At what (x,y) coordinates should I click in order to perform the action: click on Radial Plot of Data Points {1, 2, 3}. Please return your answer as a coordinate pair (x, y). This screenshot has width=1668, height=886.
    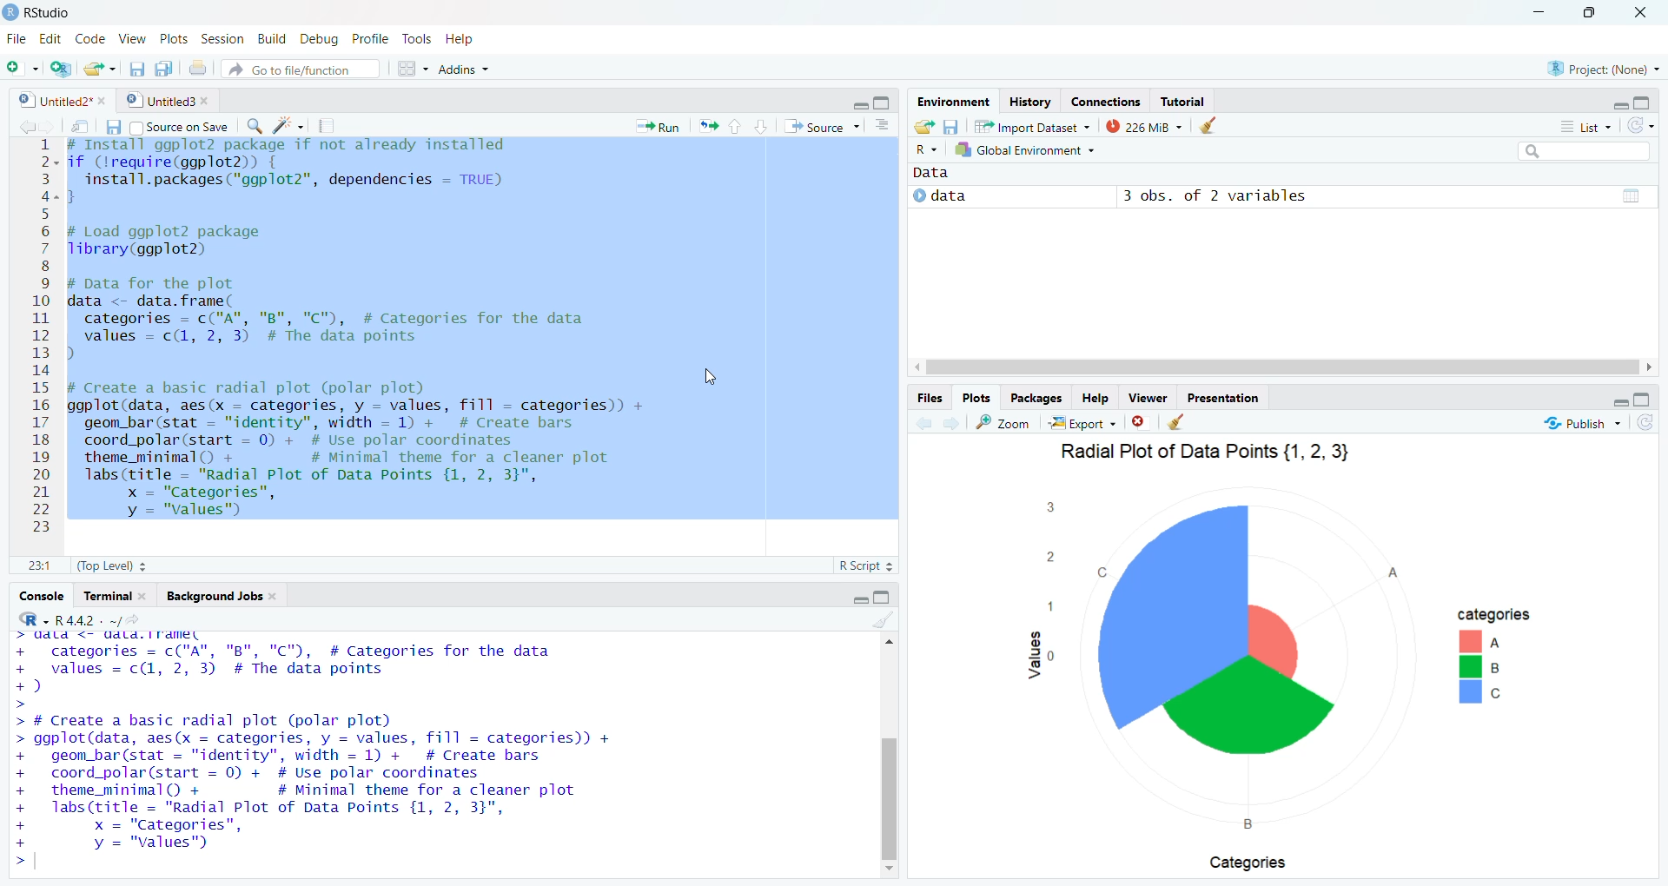
    Looking at the image, I should click on (1213, 453).